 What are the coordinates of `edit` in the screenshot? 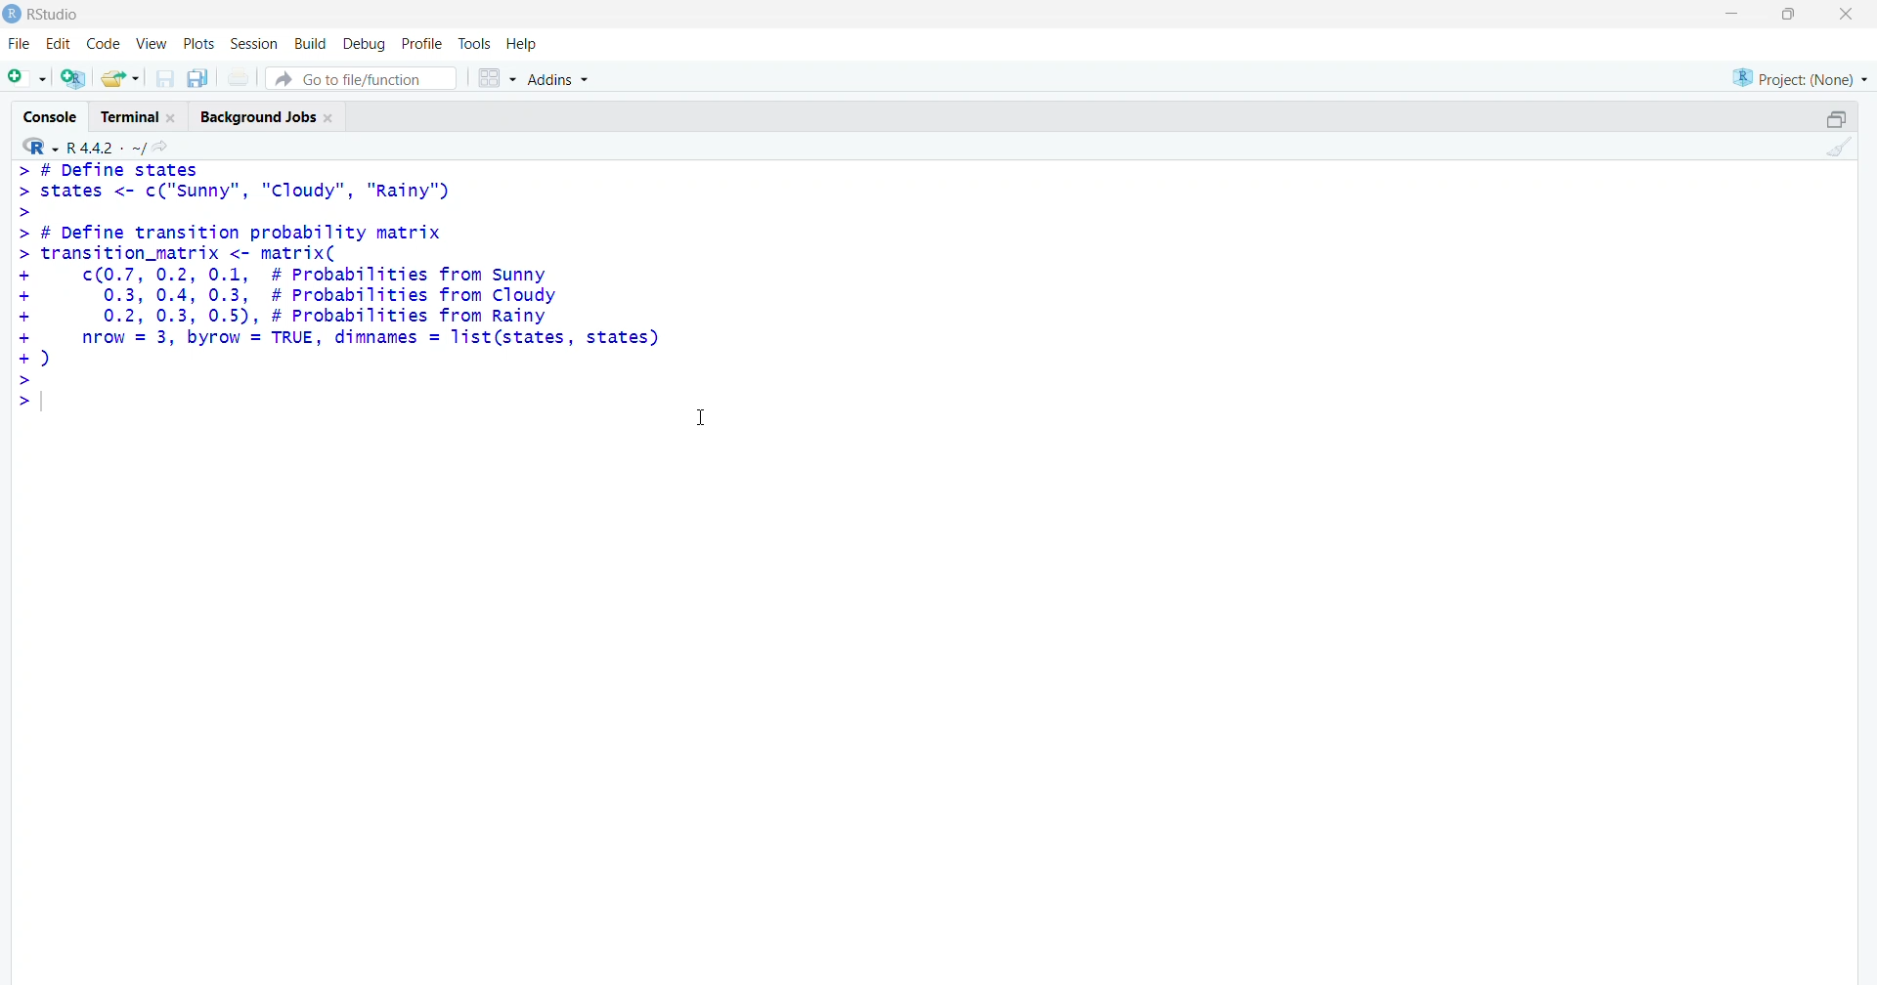 It's located at (60, 41).